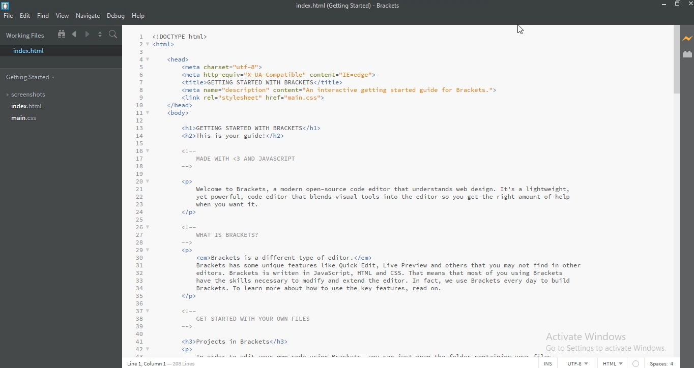 The image size is (694, 368). What do you see at coordinates (25, 17) in the screenshot?
I see `Edit` at bounding box center [25, 17].